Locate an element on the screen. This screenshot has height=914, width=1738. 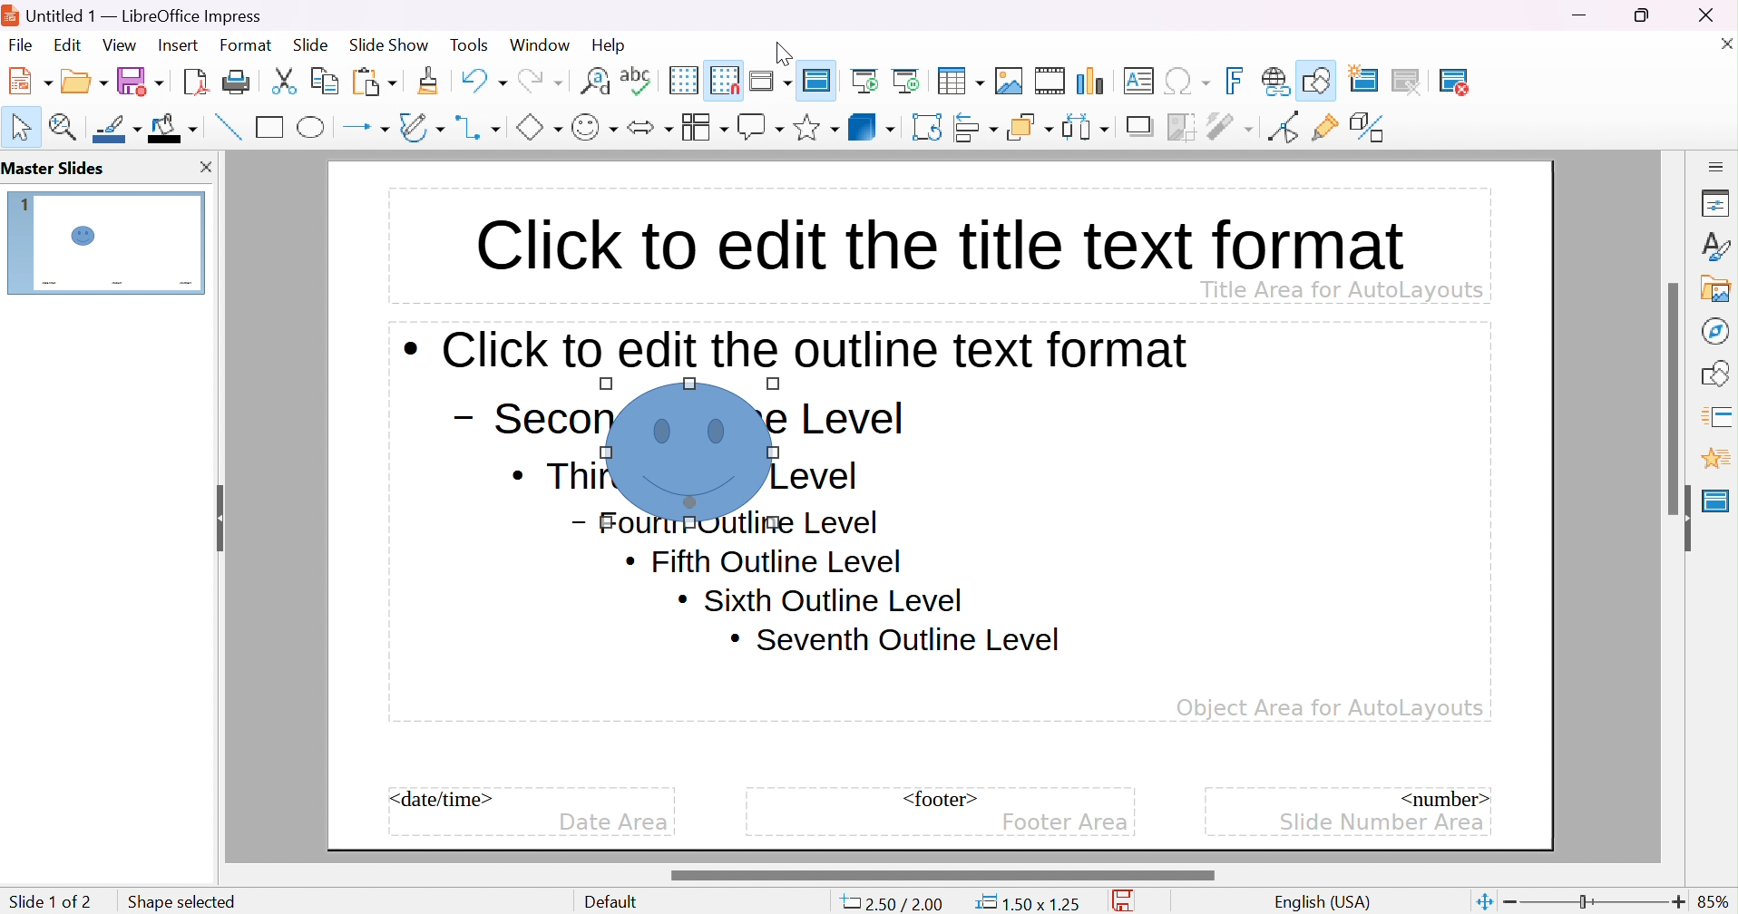
undo is located at coordinates (482, 78).